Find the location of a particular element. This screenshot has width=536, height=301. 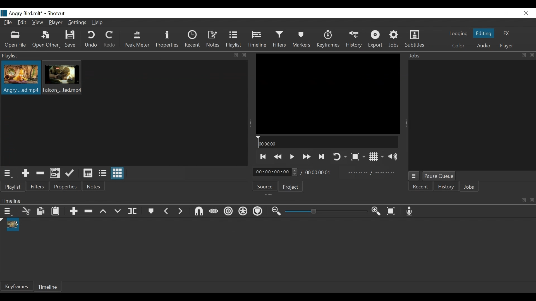

Split at playhead is located at coordinates (133, 212).